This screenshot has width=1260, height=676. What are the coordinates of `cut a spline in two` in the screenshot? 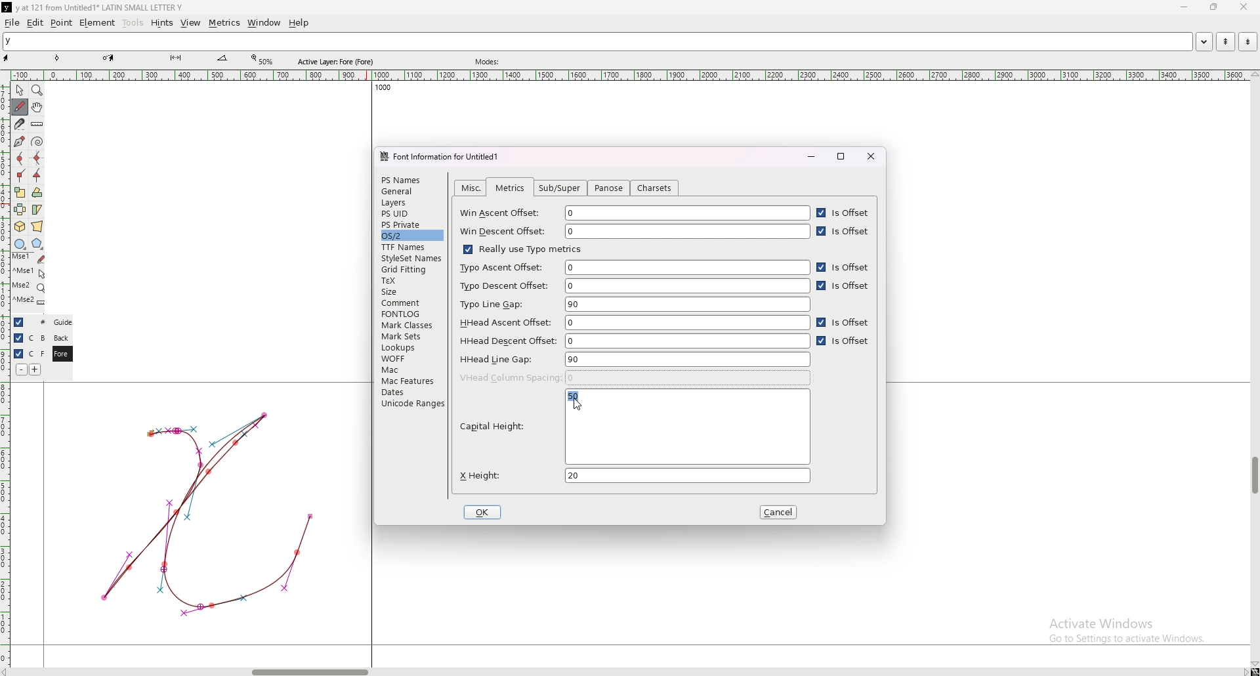 It's located at (18, 124).